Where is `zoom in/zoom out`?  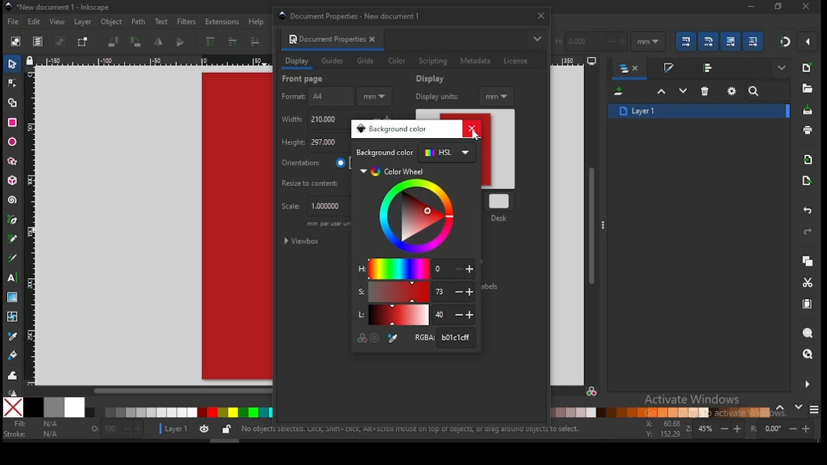
zoom in/zoom out is located at coordinates (716, 429).